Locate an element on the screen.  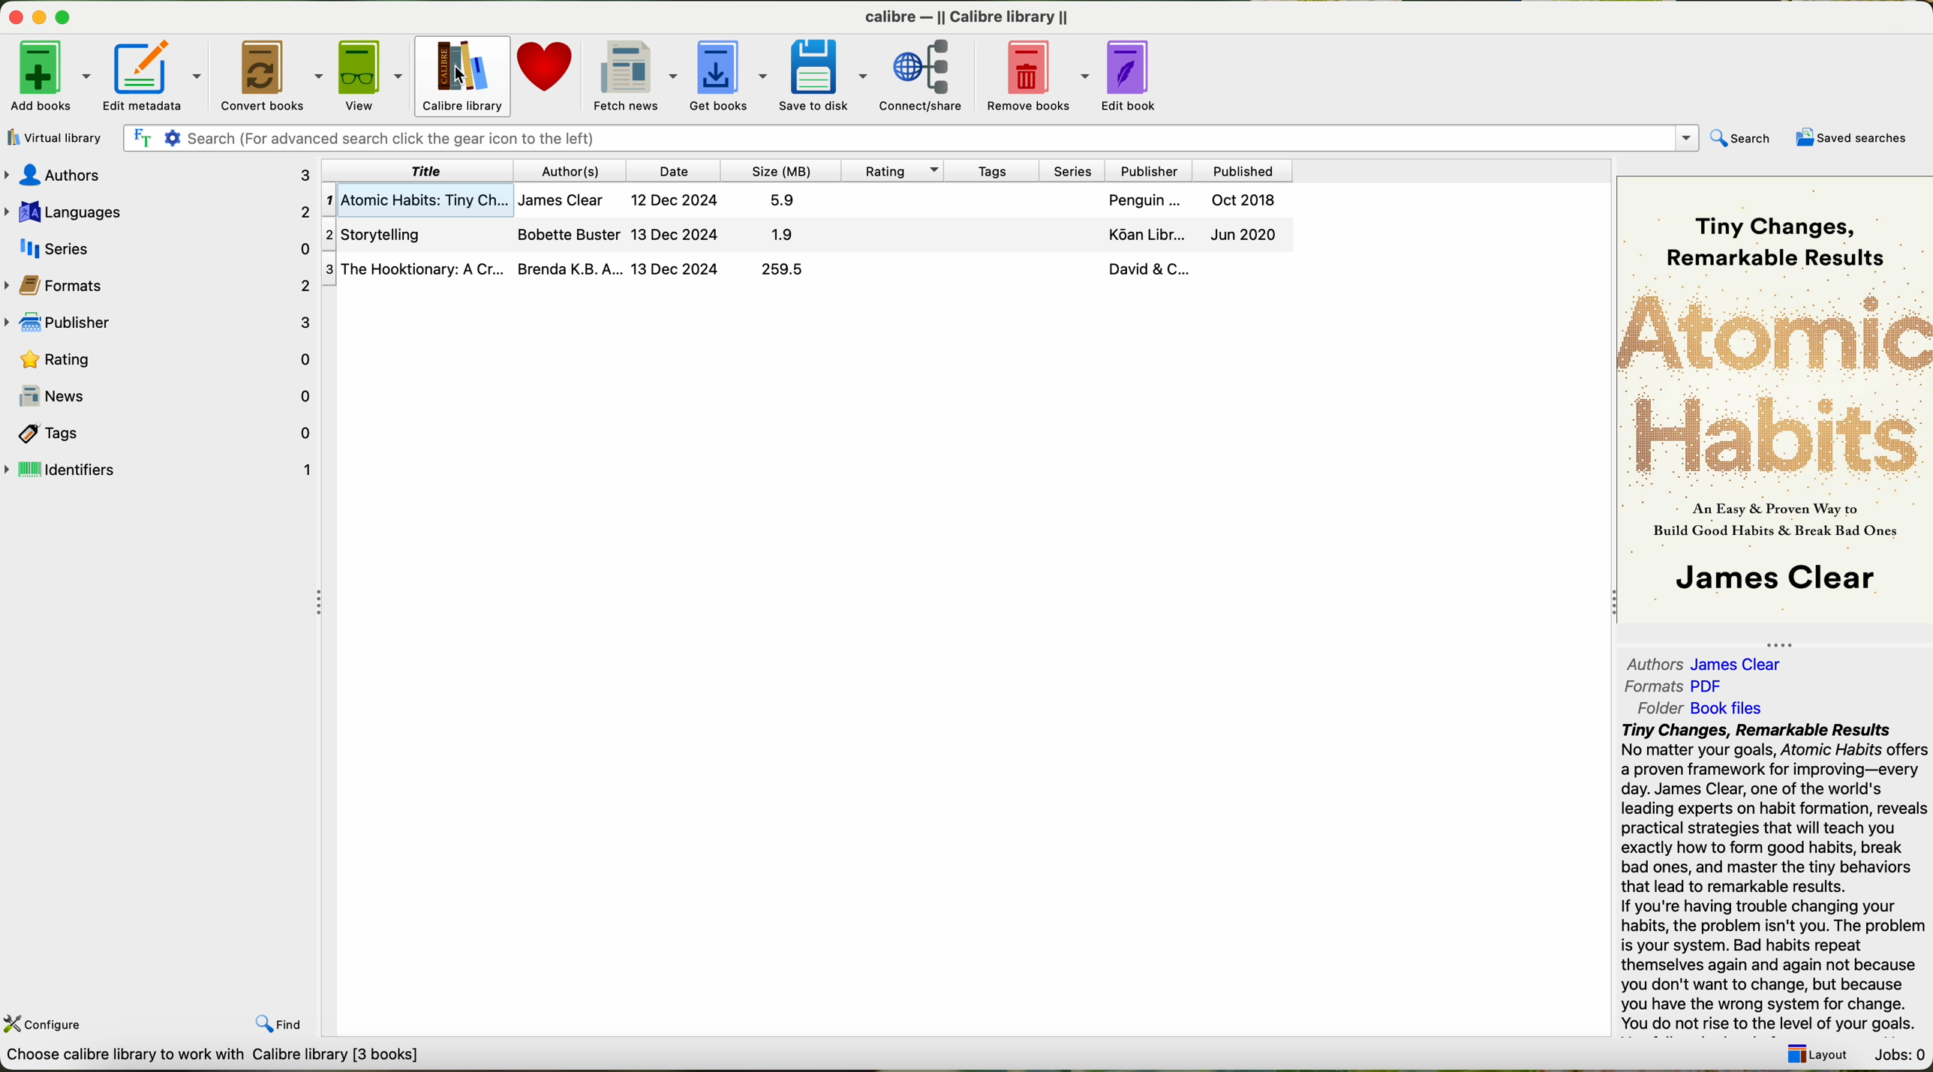
publisher is located at coordinates (1147, 170).